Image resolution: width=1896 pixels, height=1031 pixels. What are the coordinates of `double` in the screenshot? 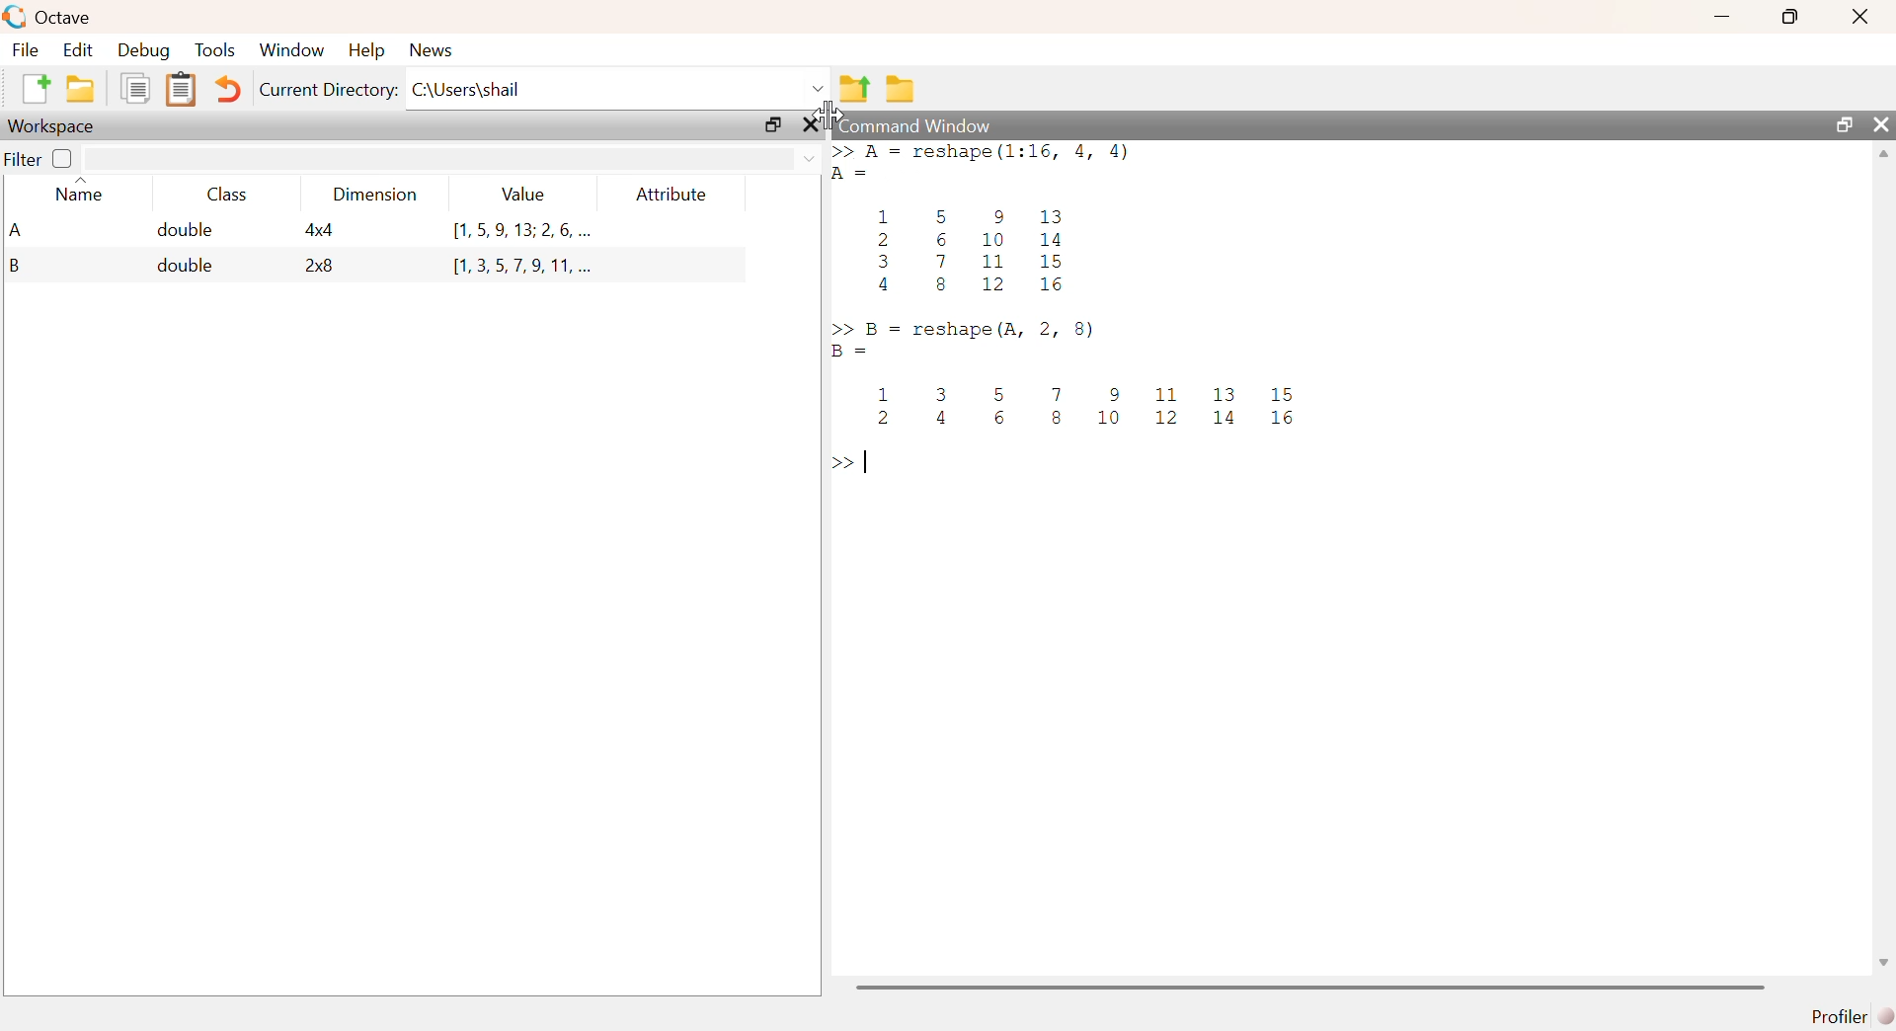 It's located at (188, 268).